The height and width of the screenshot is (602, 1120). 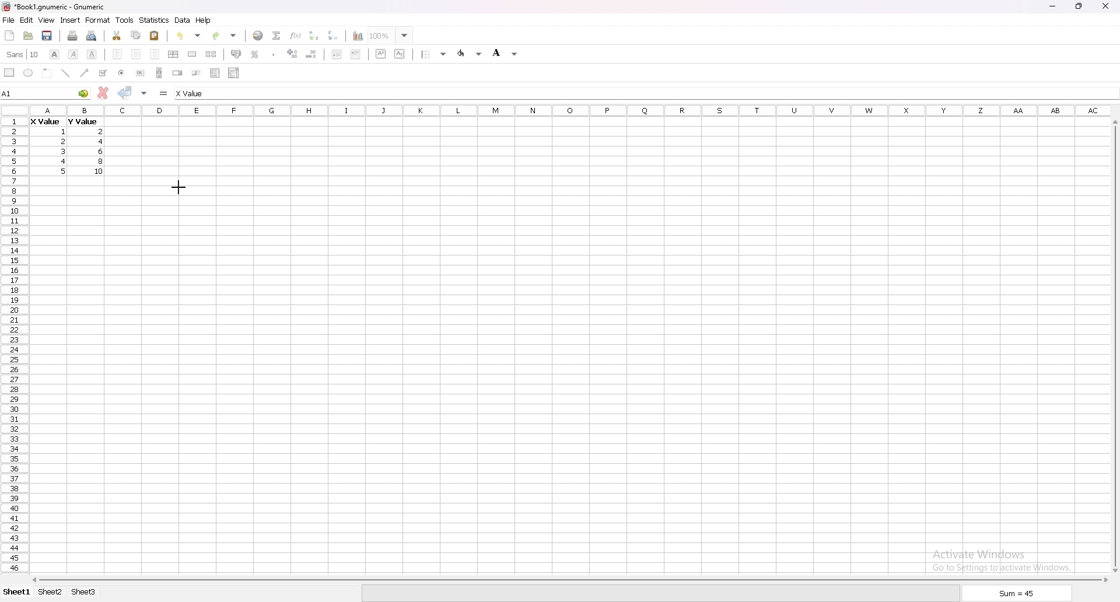 What do you see at coordinates (65, 73) in the screenshot?
I see `line` at bounding box center [65, 73].